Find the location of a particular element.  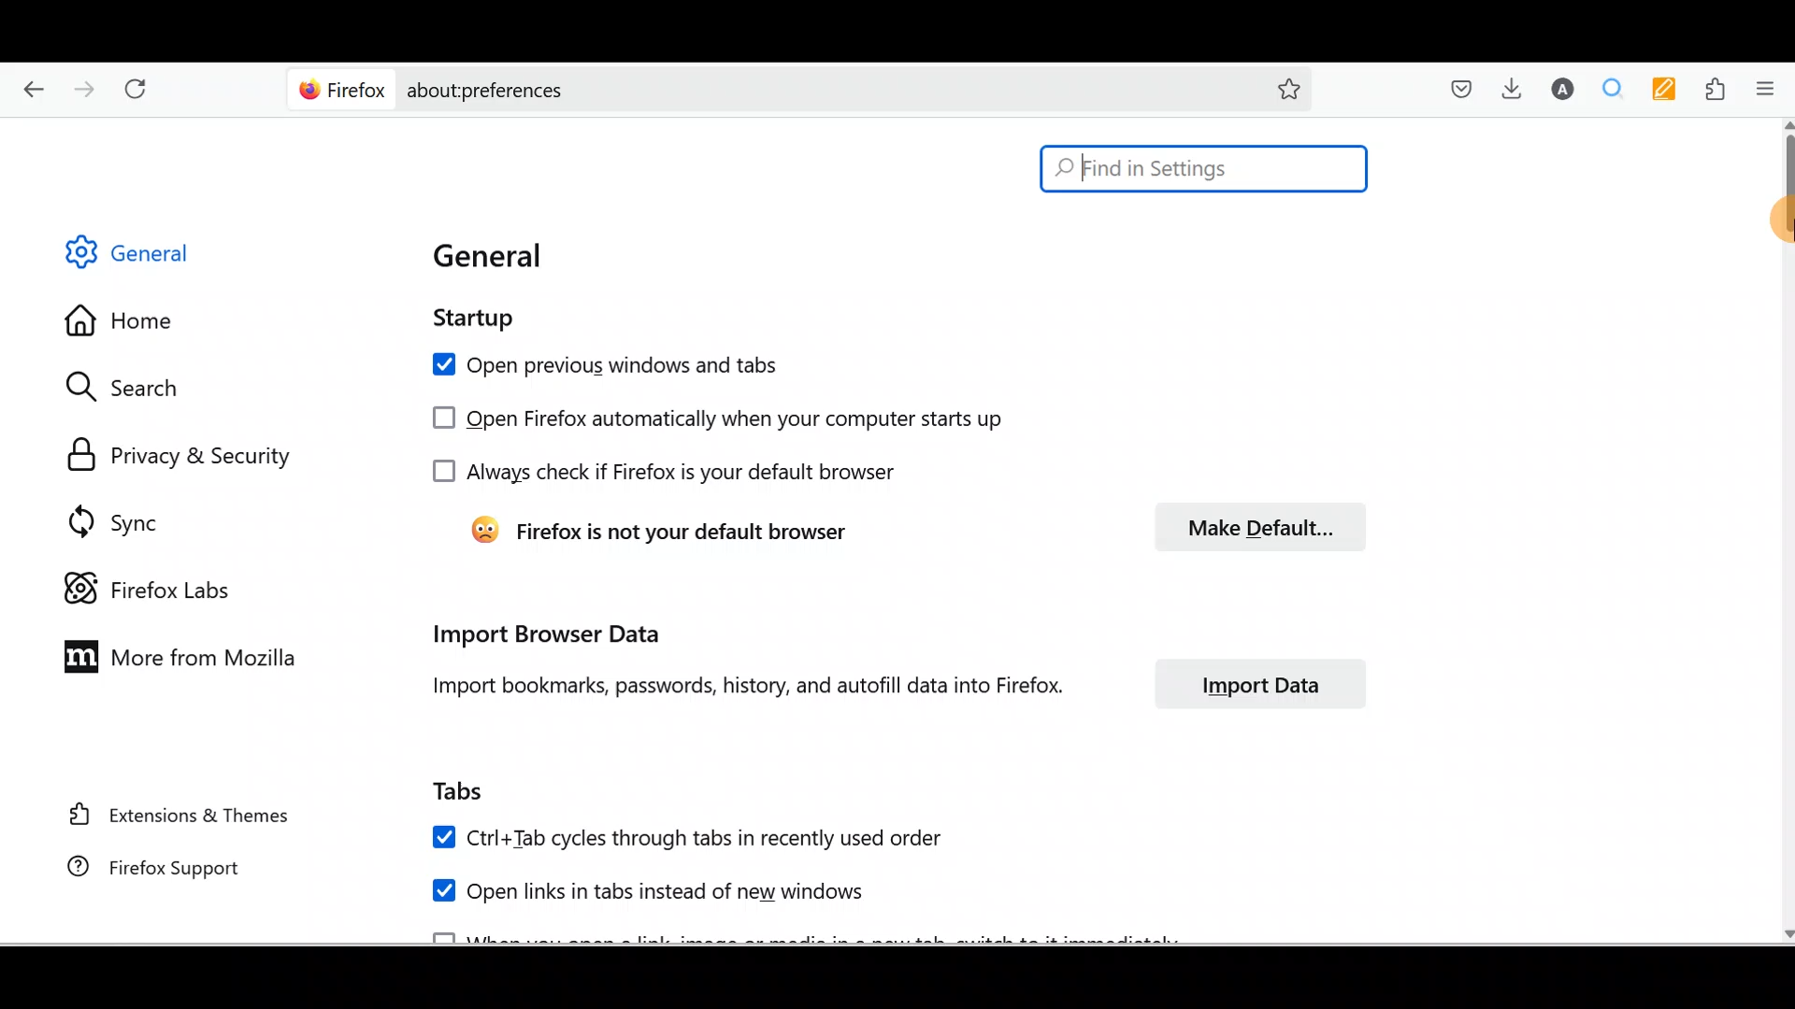

Open links in tabs instead of new windows is located at coordinates (664, 896).